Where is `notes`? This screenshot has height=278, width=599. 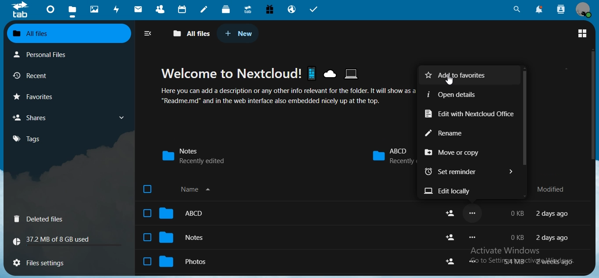 notes is located at coordinates (205, 9).